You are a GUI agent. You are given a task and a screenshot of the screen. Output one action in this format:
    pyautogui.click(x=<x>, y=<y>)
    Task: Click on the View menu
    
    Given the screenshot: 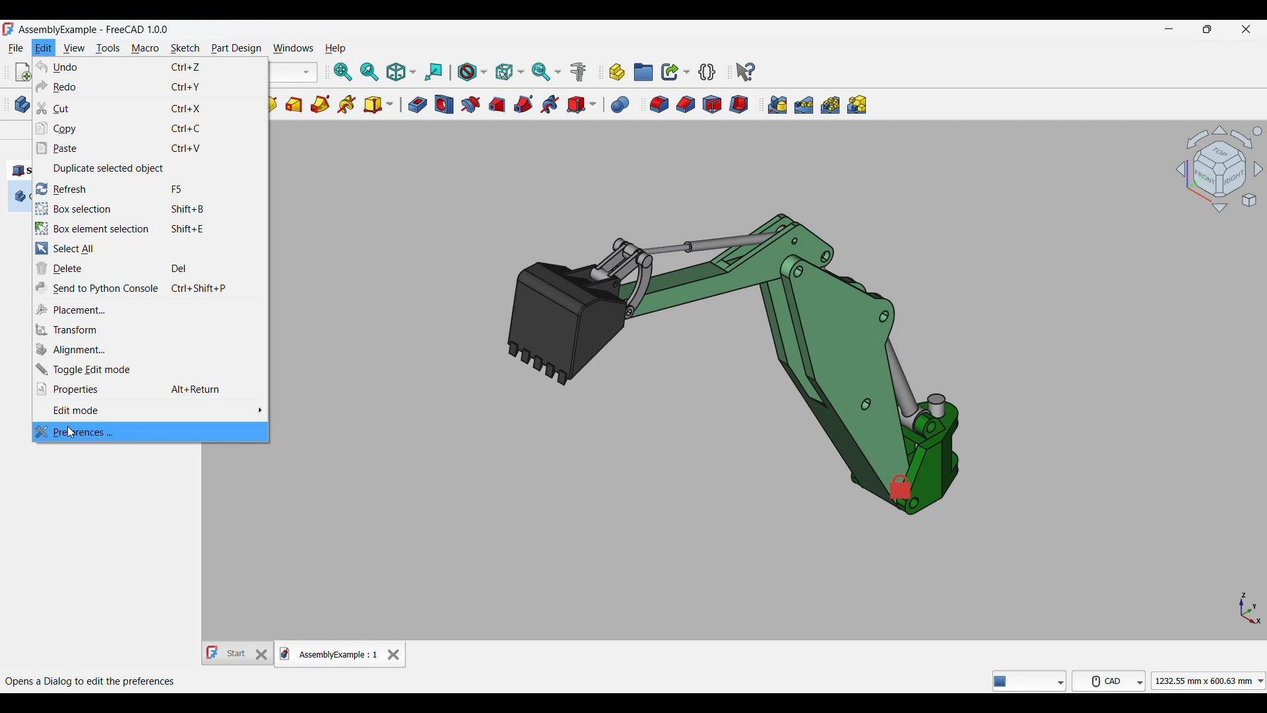 What is the action you would take?
    pyautogui.click(x=74, y=48)
    